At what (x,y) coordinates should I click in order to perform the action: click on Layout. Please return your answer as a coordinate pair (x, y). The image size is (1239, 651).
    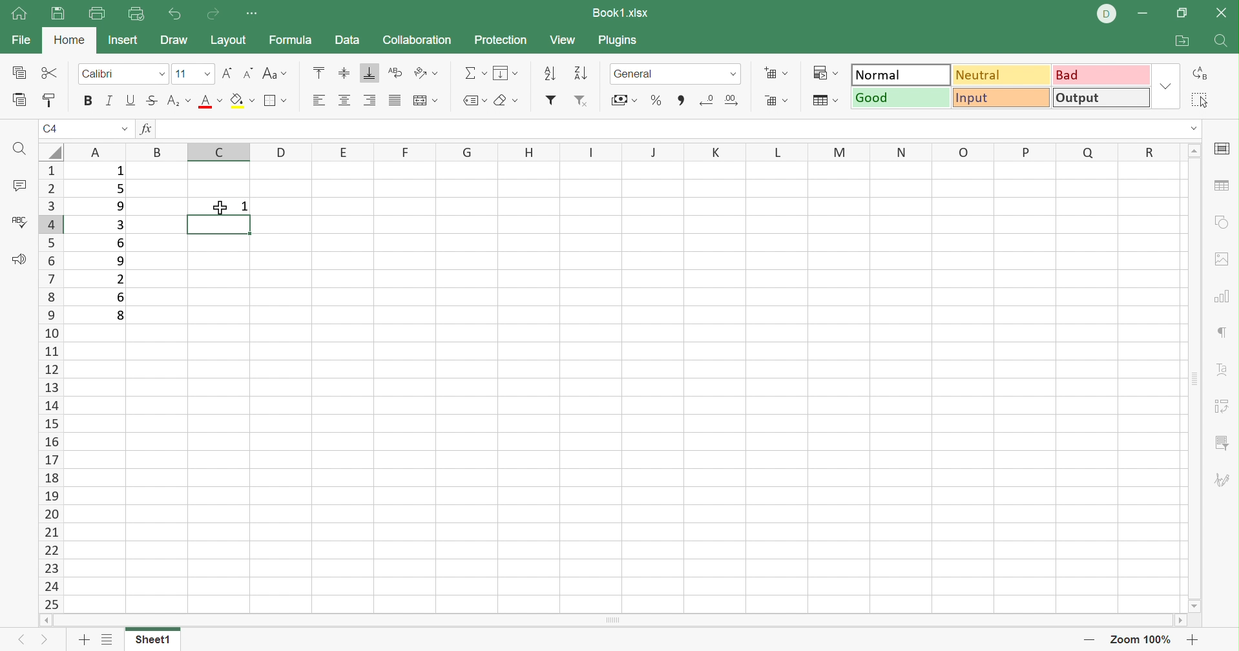
    Looking at the image, I should click on (229, 39).